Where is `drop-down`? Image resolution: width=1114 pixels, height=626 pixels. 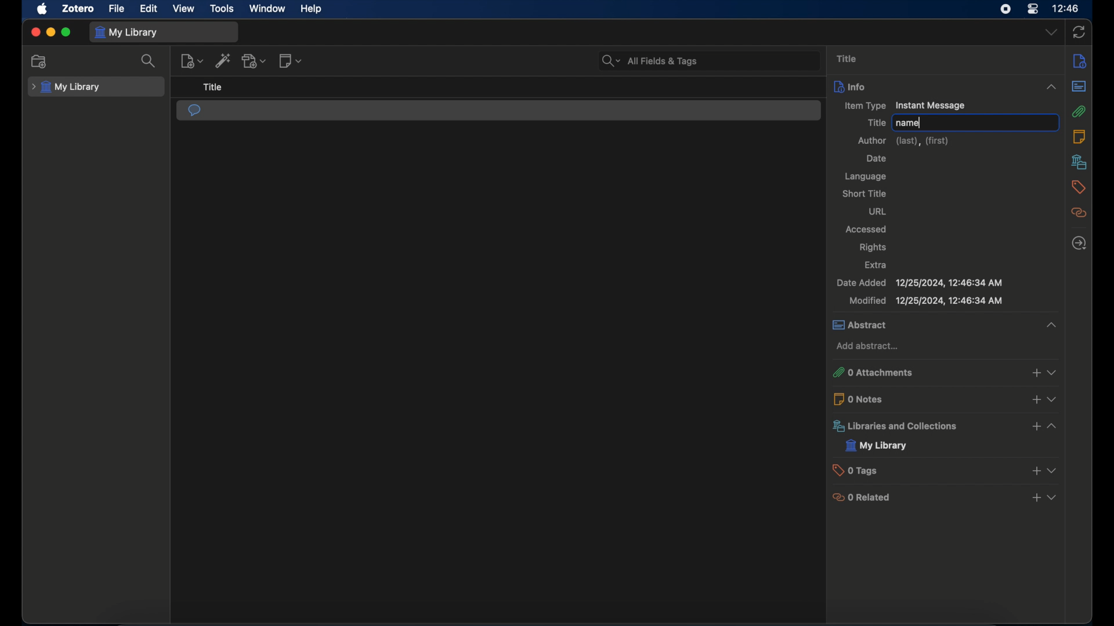
drop-down is located at coordinates (1052, 32).